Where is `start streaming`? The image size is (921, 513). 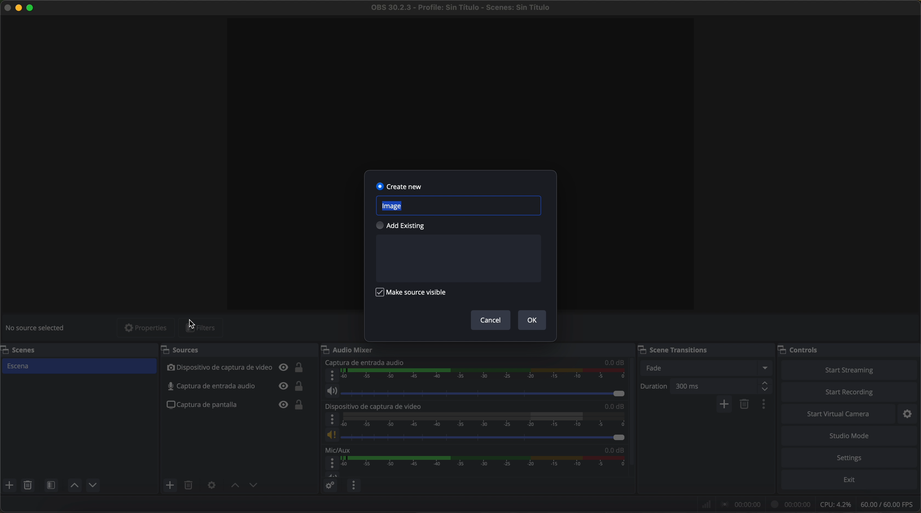
start streaming is located at coordinates (847, 369).